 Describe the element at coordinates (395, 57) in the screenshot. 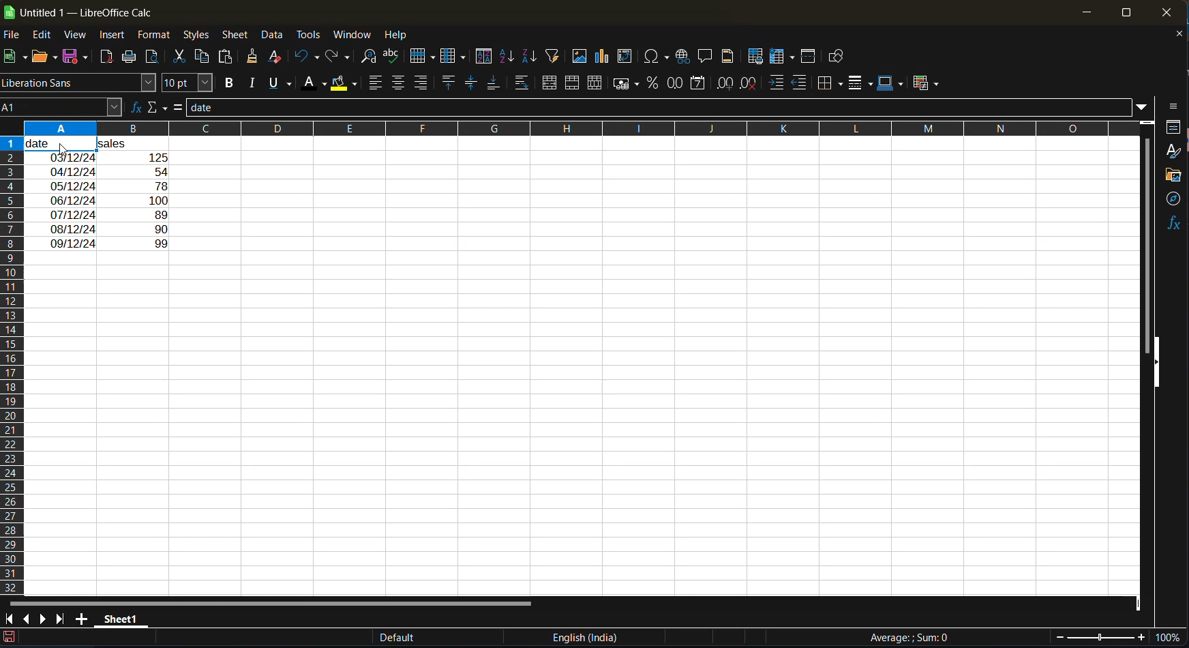

I see `spelling` at that location.